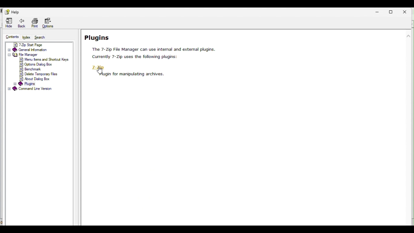 The image size is (414, 233). Describe the element at coordinates (12, 36) in the screenshot. I see `Content ` at that location.